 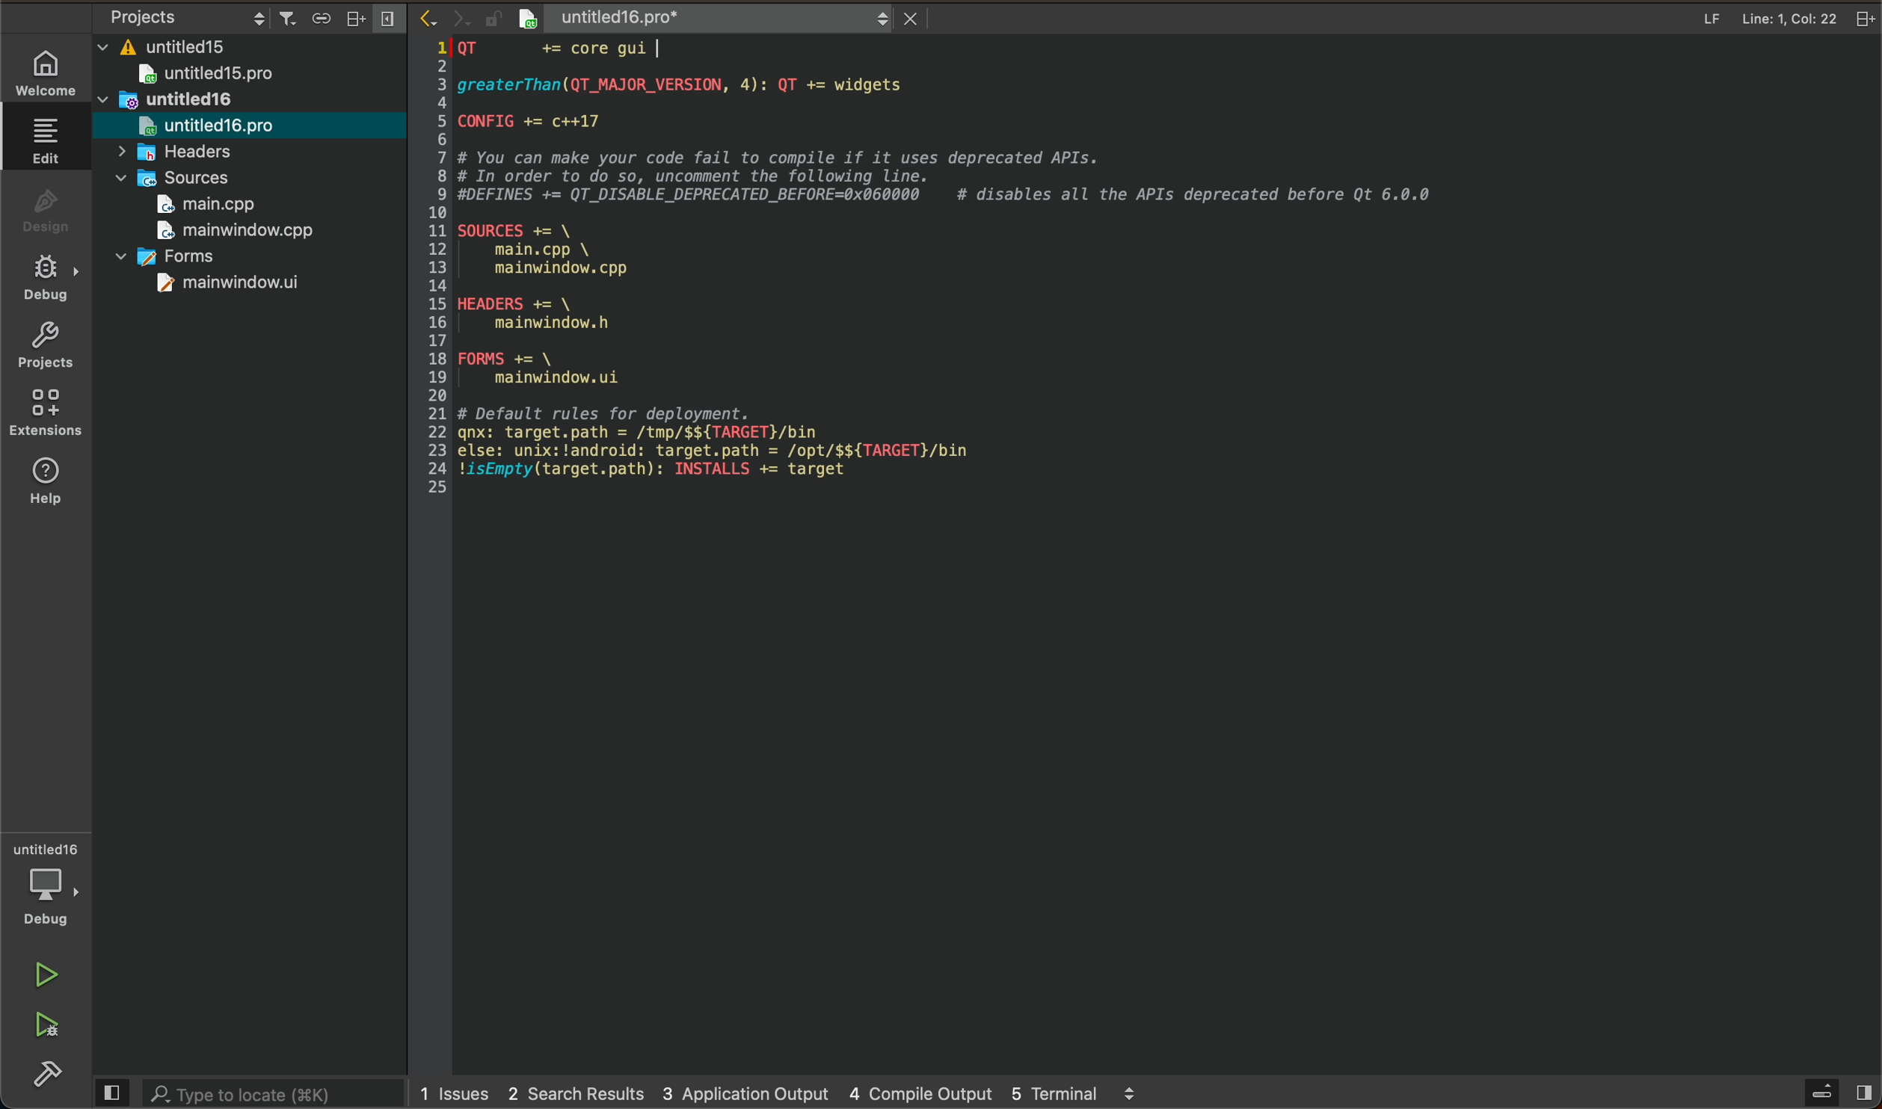 What do you see at coordinates (1833, 1093) in the screenshot?
I see `open sidebar` at bounding box center [1833, 1093].